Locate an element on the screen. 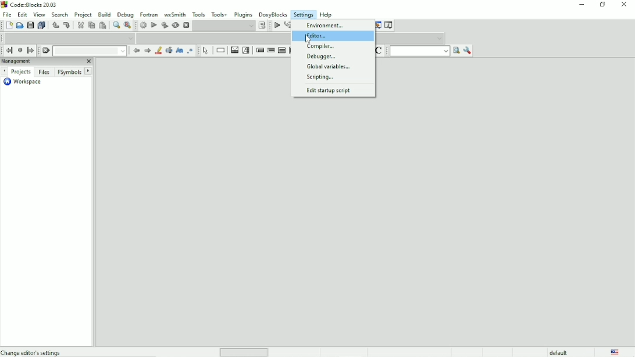 The height and width of the screenshot is (357, 635). Build and run is located at coordinates (164, 25).